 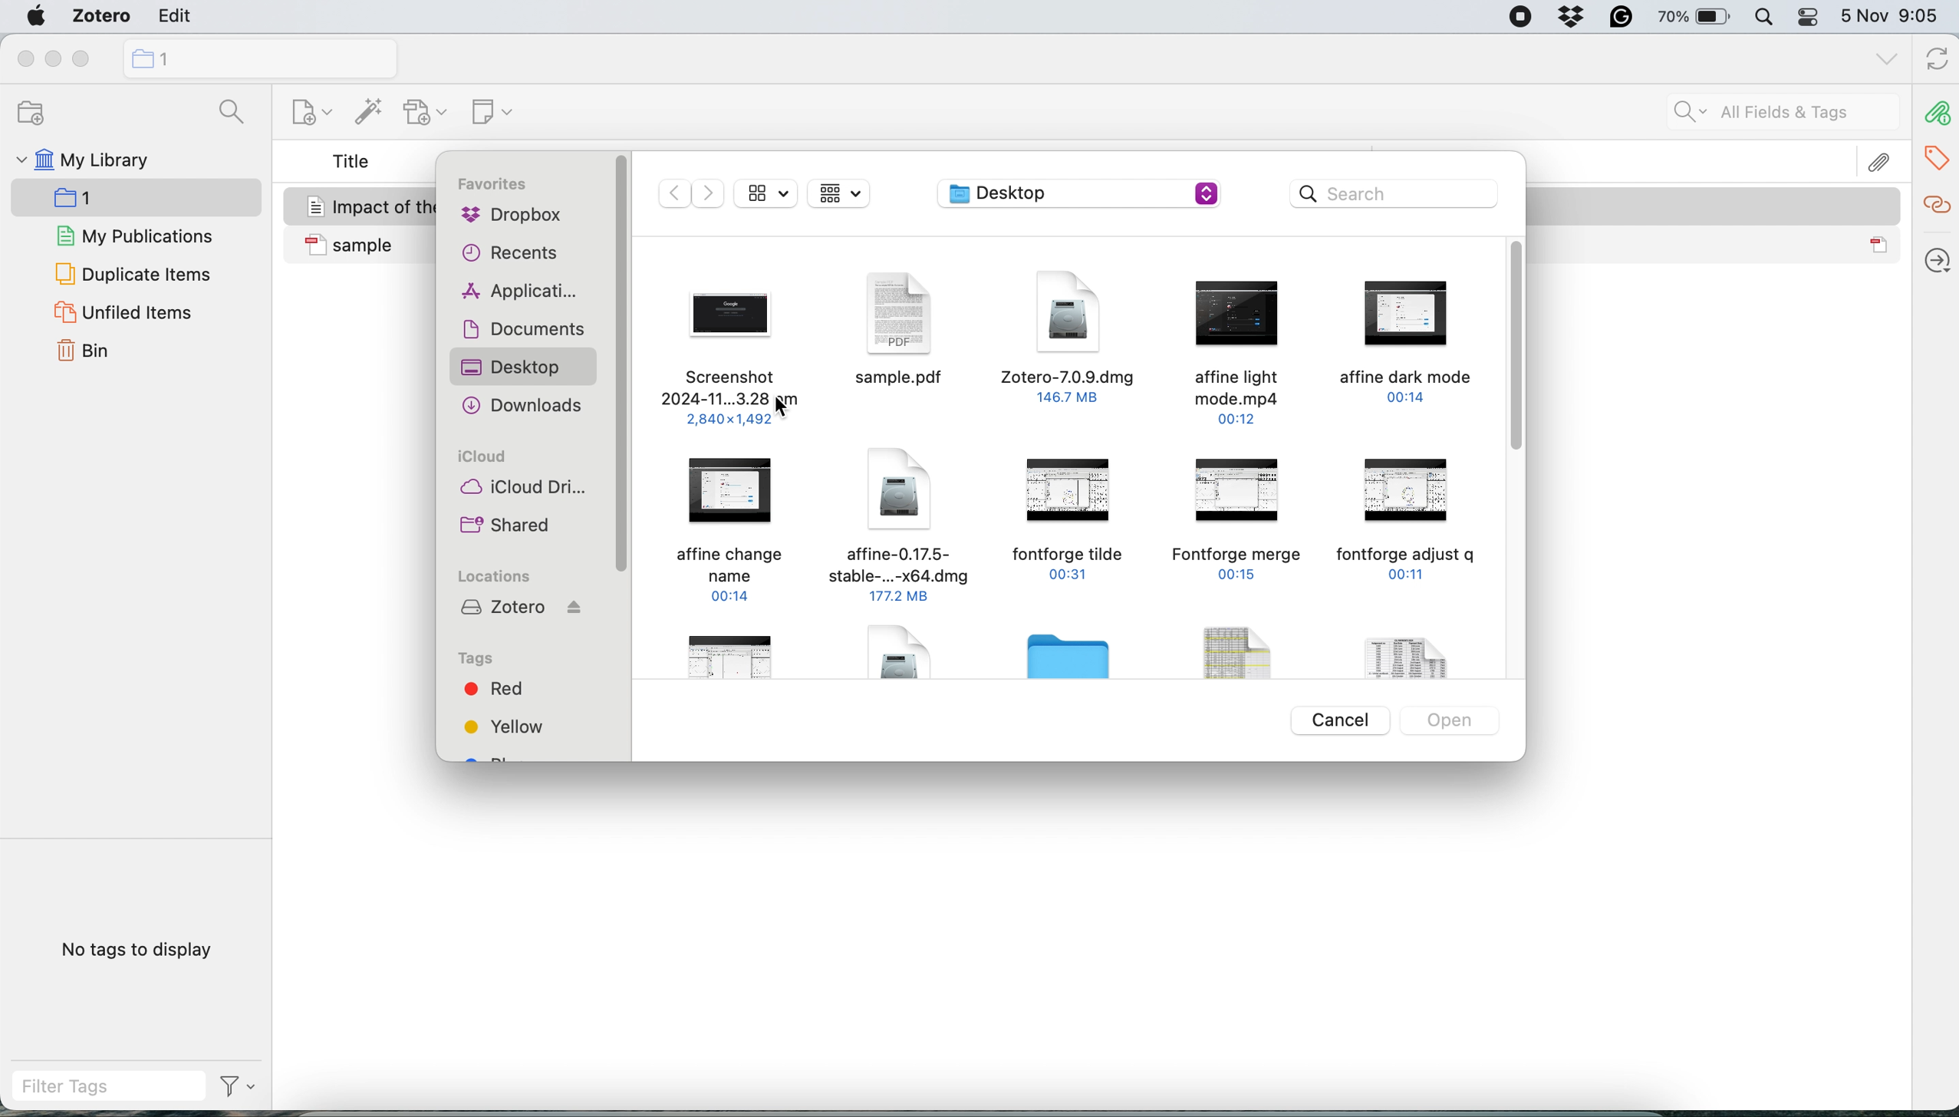 I want to click on control center, so click(x=1809, y=20).